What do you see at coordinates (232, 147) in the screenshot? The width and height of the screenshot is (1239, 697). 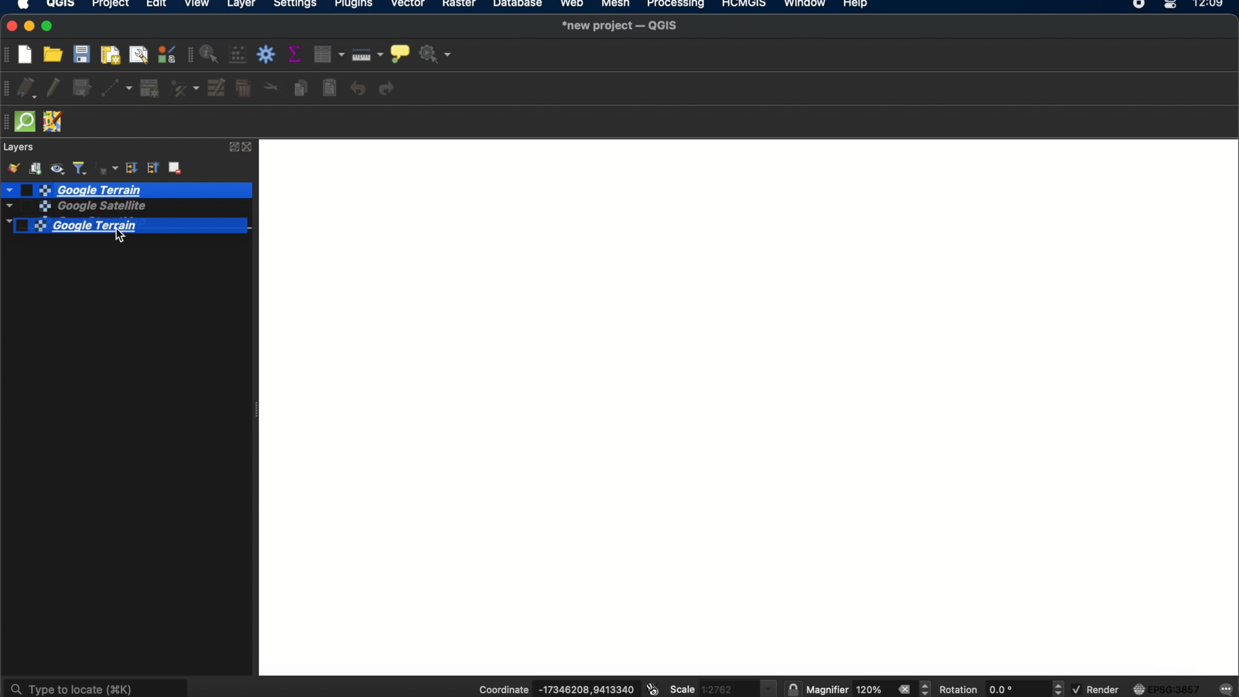 I see `expand` at bounding box center [232, 147].